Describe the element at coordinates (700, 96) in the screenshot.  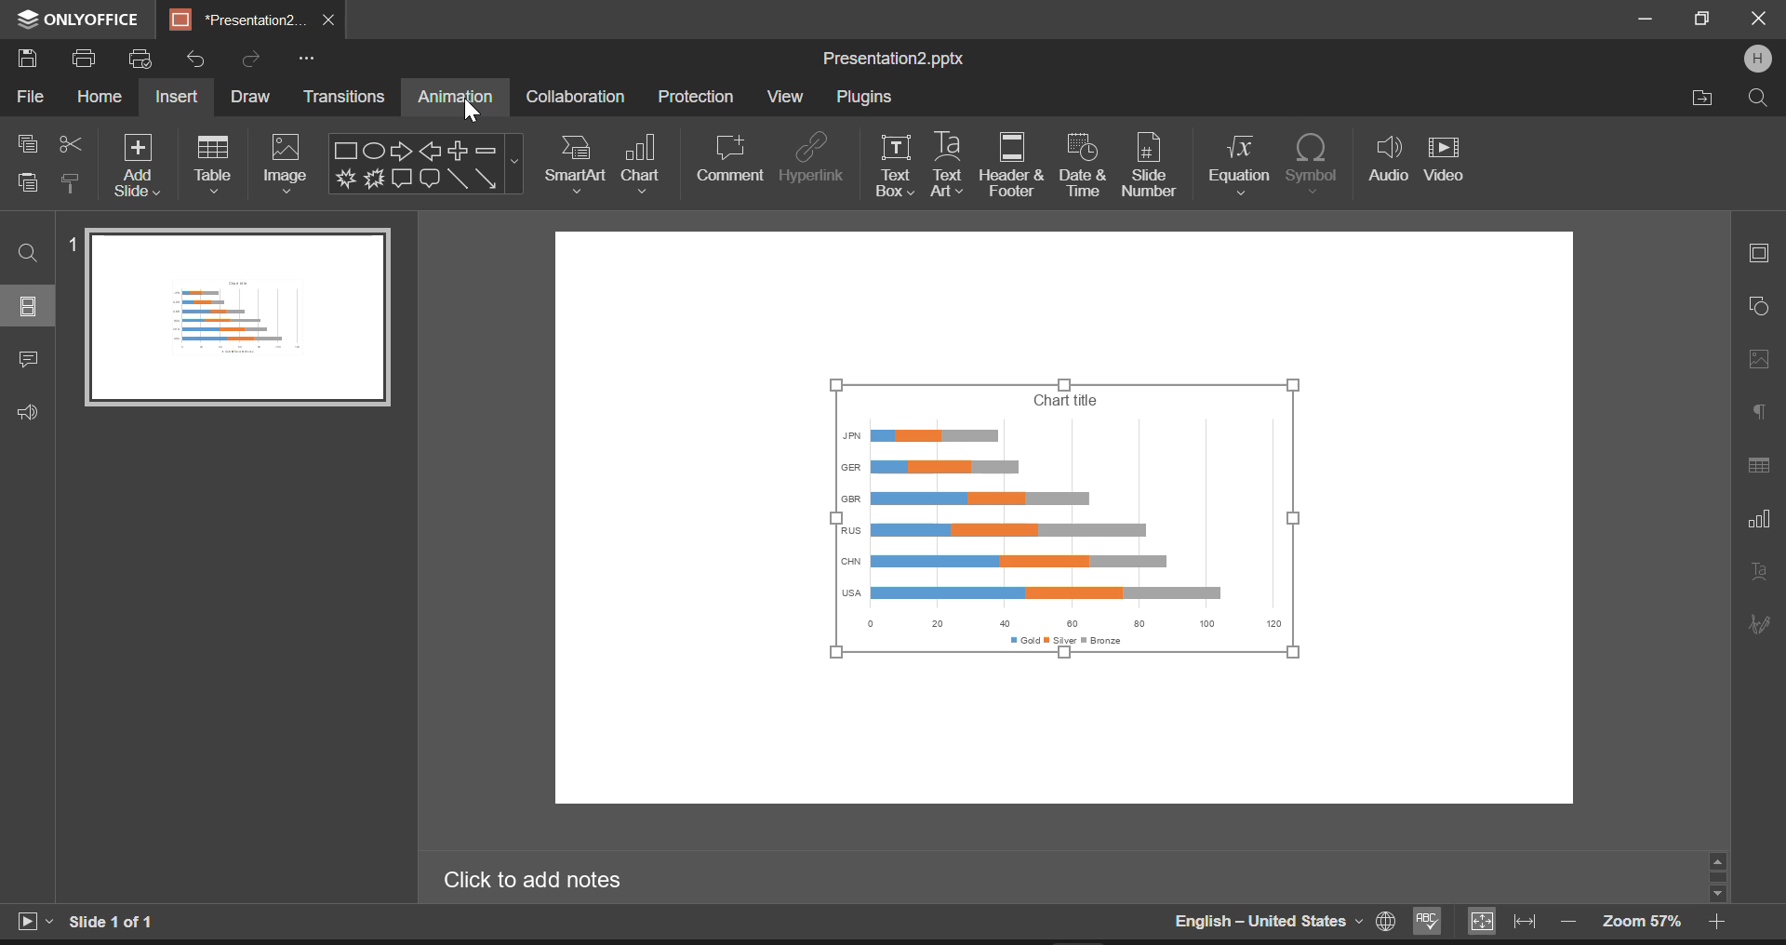
I see `Protection` at that location.